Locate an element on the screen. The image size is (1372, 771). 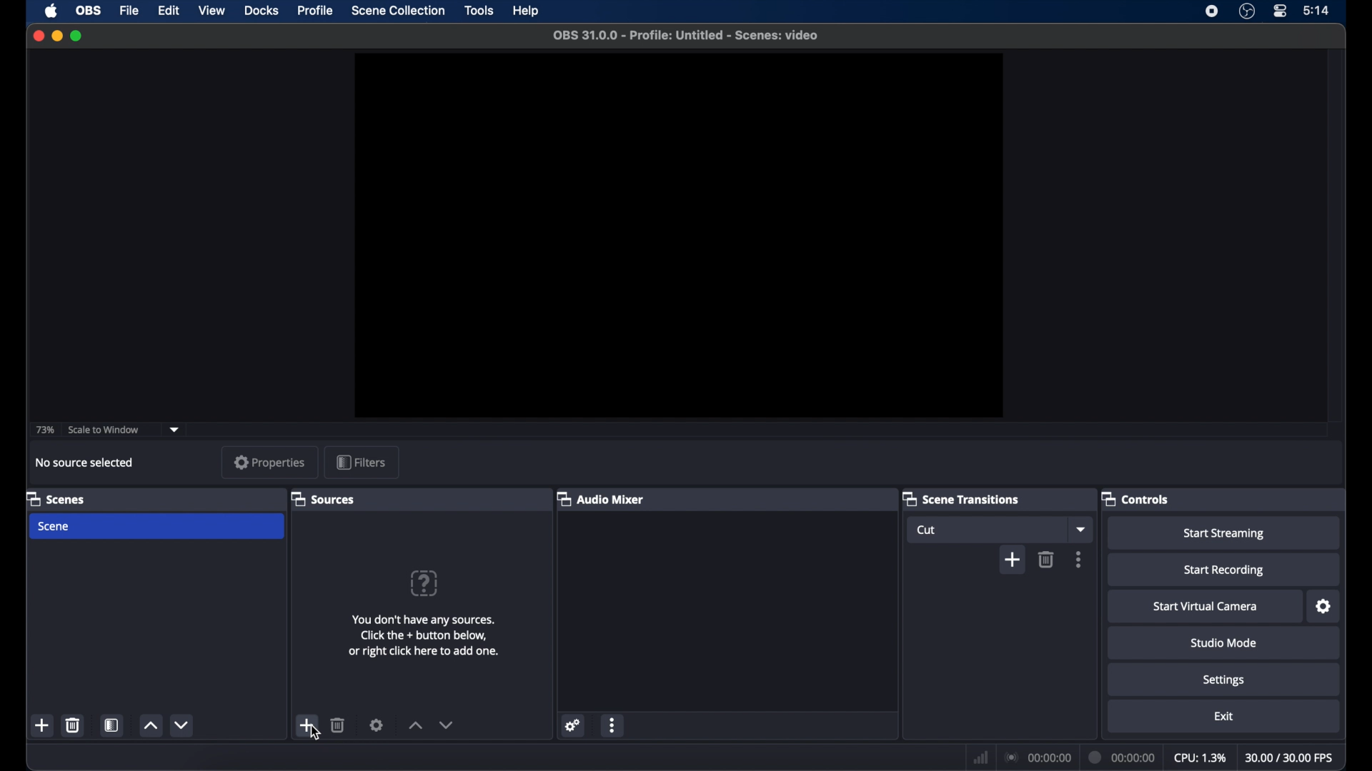
cut is located at coordinates (929, 530).